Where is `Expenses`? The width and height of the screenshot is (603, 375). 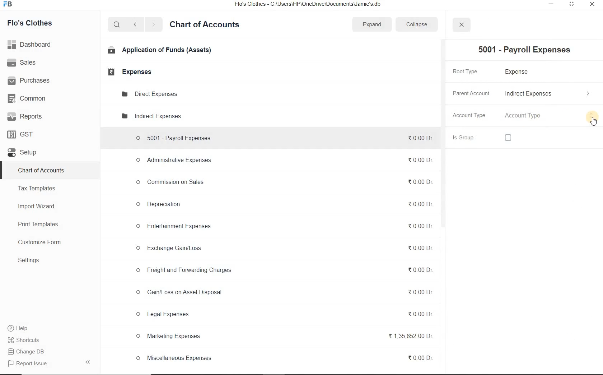
Expenses is located at coordinates (127, 72).